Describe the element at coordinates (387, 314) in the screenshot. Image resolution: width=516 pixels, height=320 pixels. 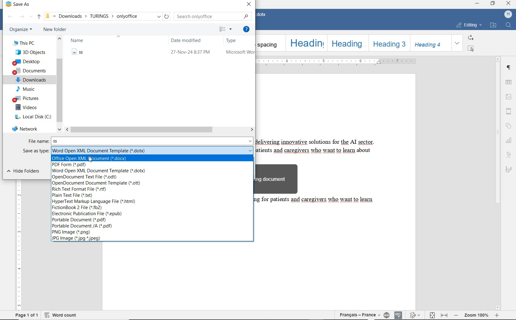
I see `SET DOCUMENT LANGUAGE` at that location.